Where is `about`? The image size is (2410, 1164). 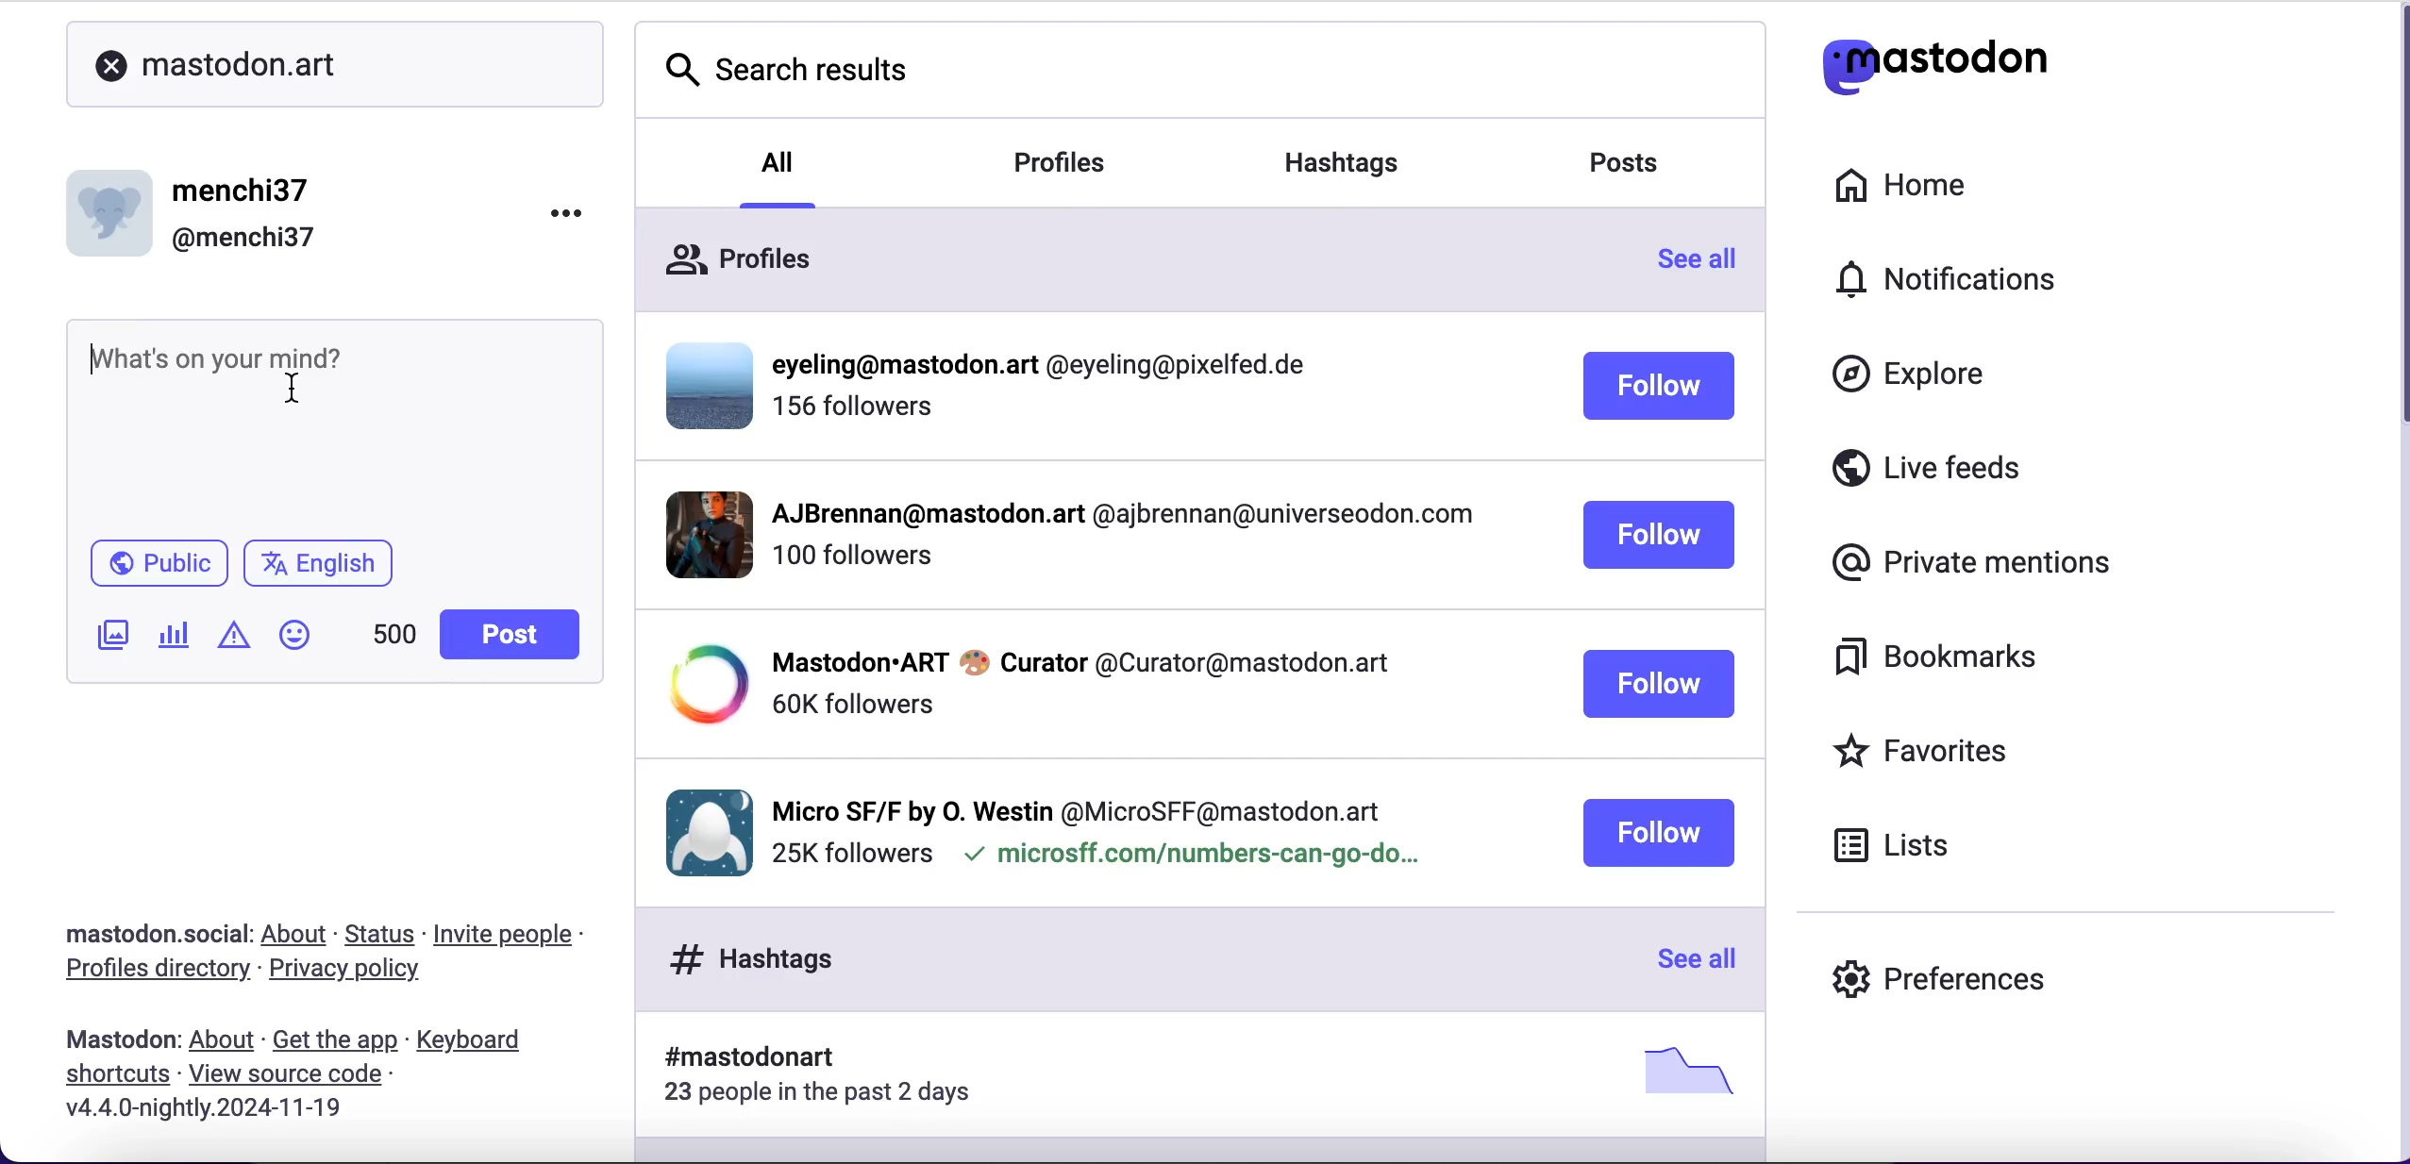
about is located at coordinates (225, 1039).